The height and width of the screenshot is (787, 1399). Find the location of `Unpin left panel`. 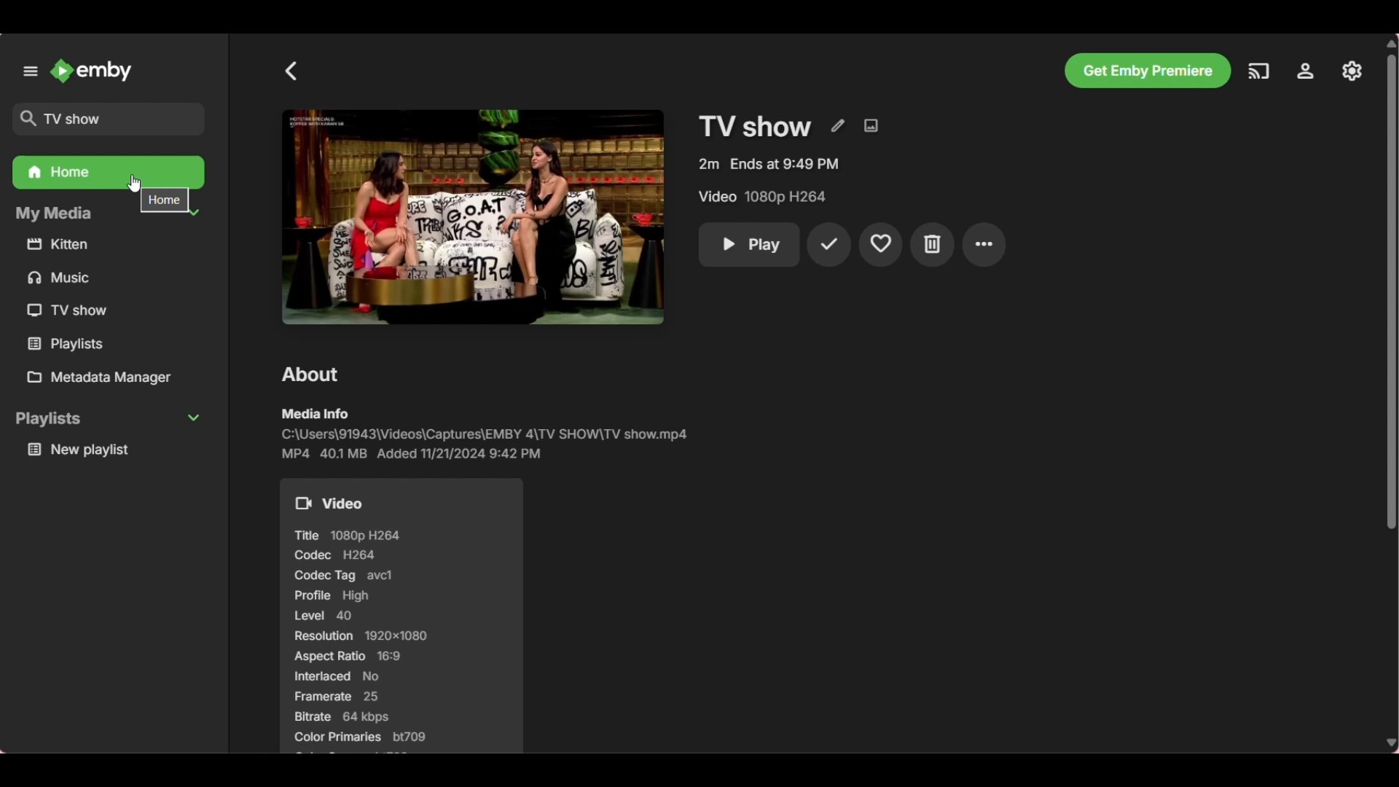

Unpin left panel is located at coordinates (28, 70).